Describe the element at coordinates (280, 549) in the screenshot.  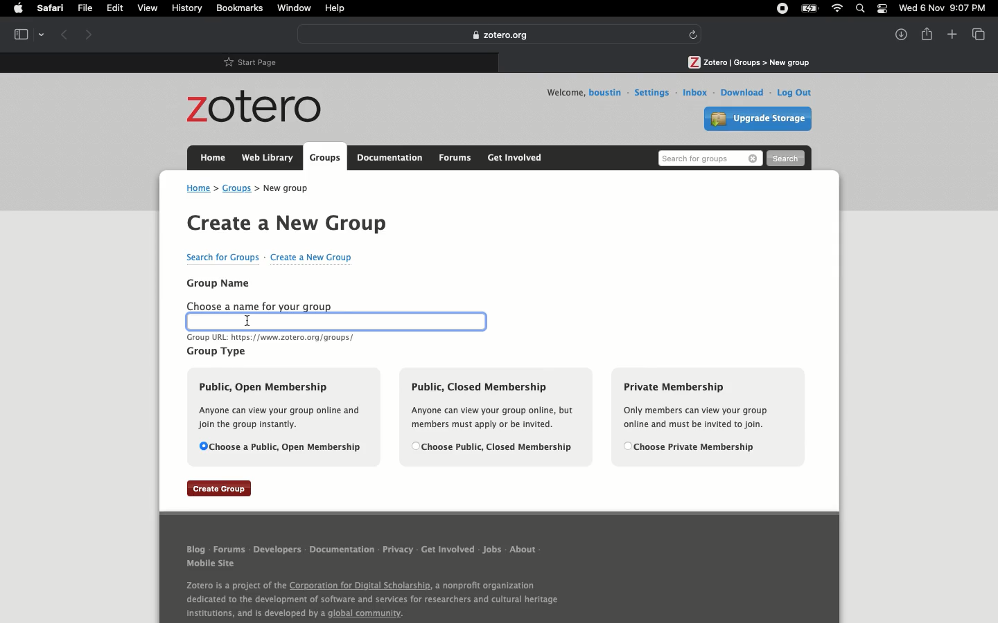
I see `Developers` at that location.